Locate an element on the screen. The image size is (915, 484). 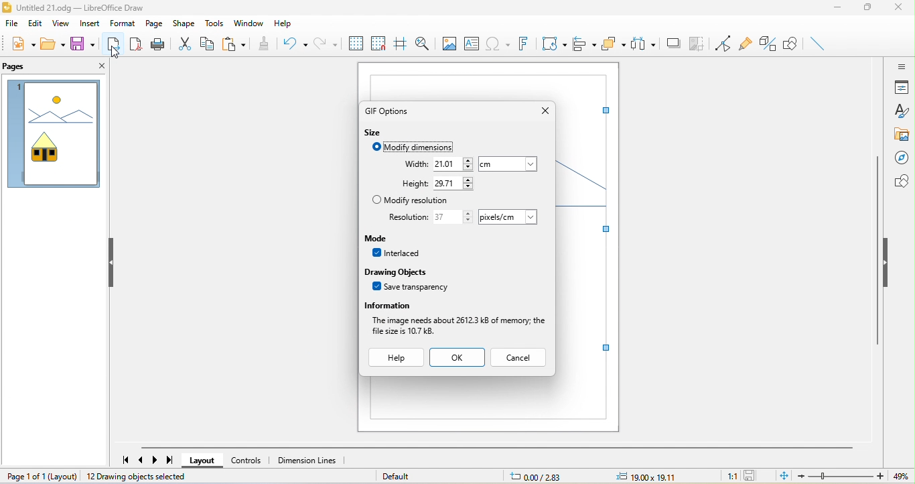
37 is located at coordinates (453, 217).